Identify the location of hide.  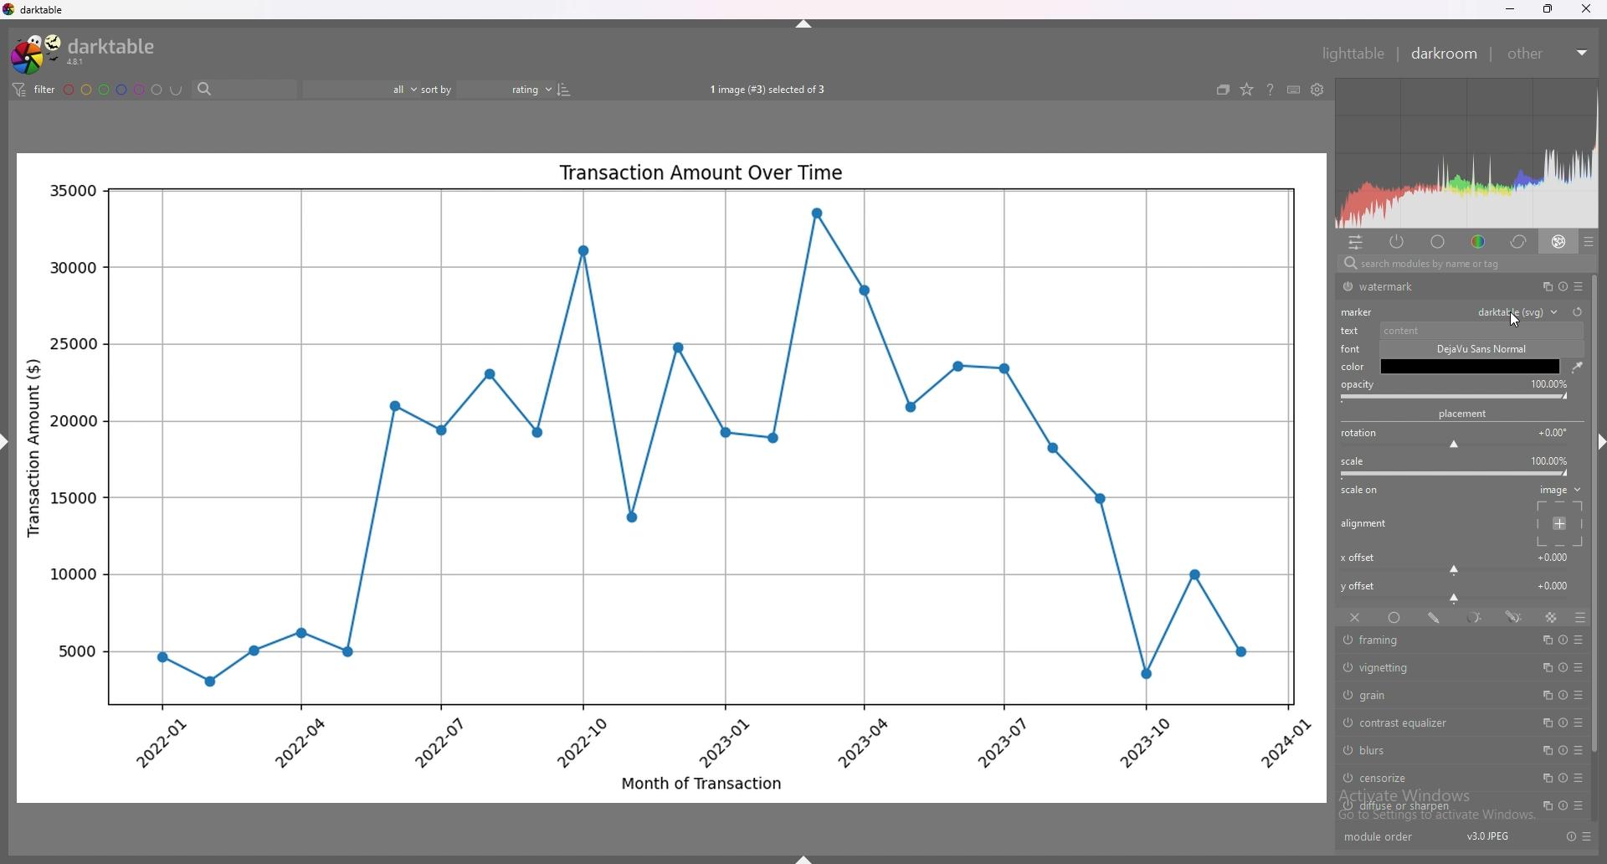
(10, 442).